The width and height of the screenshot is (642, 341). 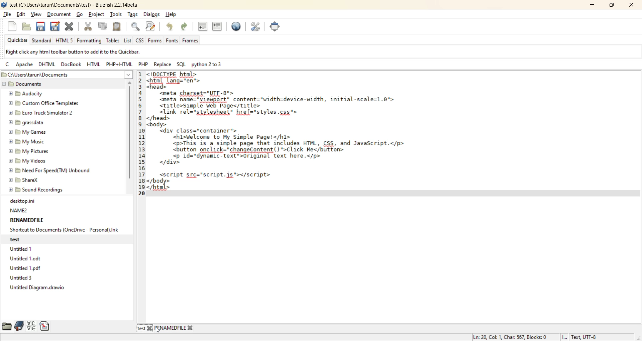 What do you see at coordinates (129, 75) in the screenshot?
I see `show more` at bounding box center [129, 75].